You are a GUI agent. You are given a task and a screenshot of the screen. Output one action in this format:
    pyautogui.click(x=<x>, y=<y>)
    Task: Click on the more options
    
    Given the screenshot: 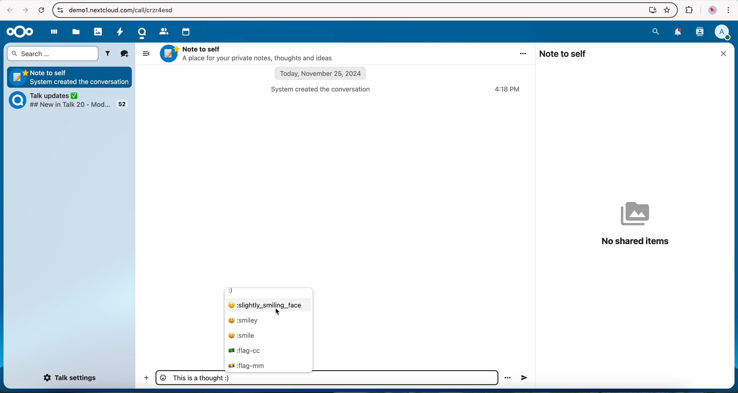 What is the action you would take?
    pyautogui.click(x=524, y=53)
    